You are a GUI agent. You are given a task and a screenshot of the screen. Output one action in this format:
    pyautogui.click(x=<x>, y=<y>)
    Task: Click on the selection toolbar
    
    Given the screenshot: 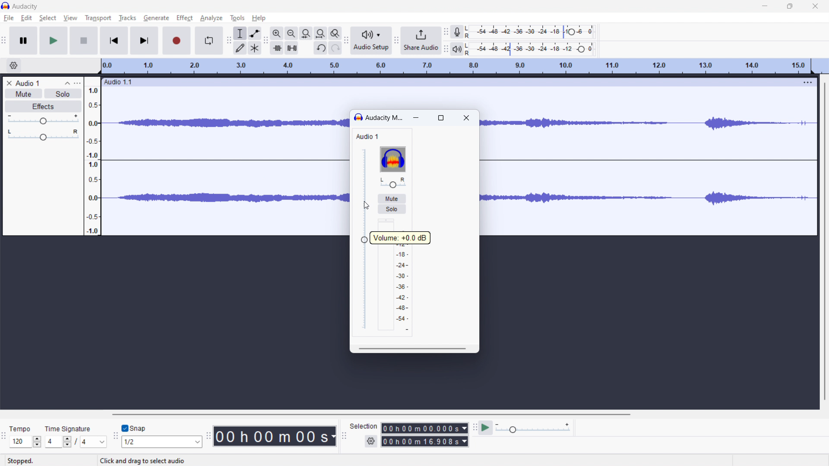 What is the action you would take?
    pyautogui.click(x=344, y=436)
    